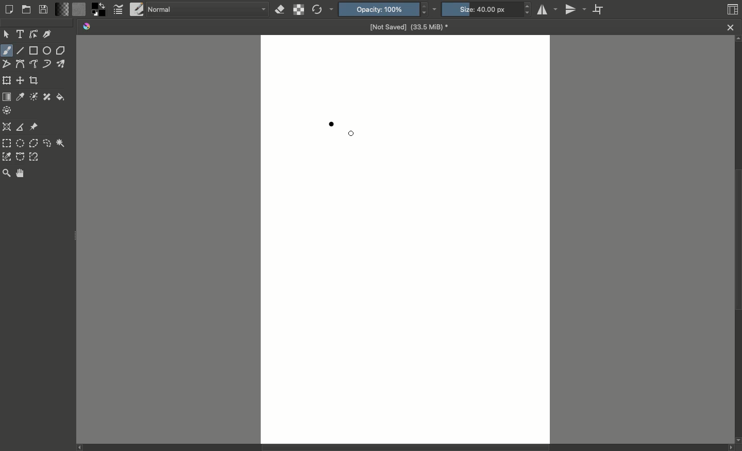  What do you see at coordinates (279, 11) in the screenshot?
I see `Set eraser mode` at bounding box center [279, 11].